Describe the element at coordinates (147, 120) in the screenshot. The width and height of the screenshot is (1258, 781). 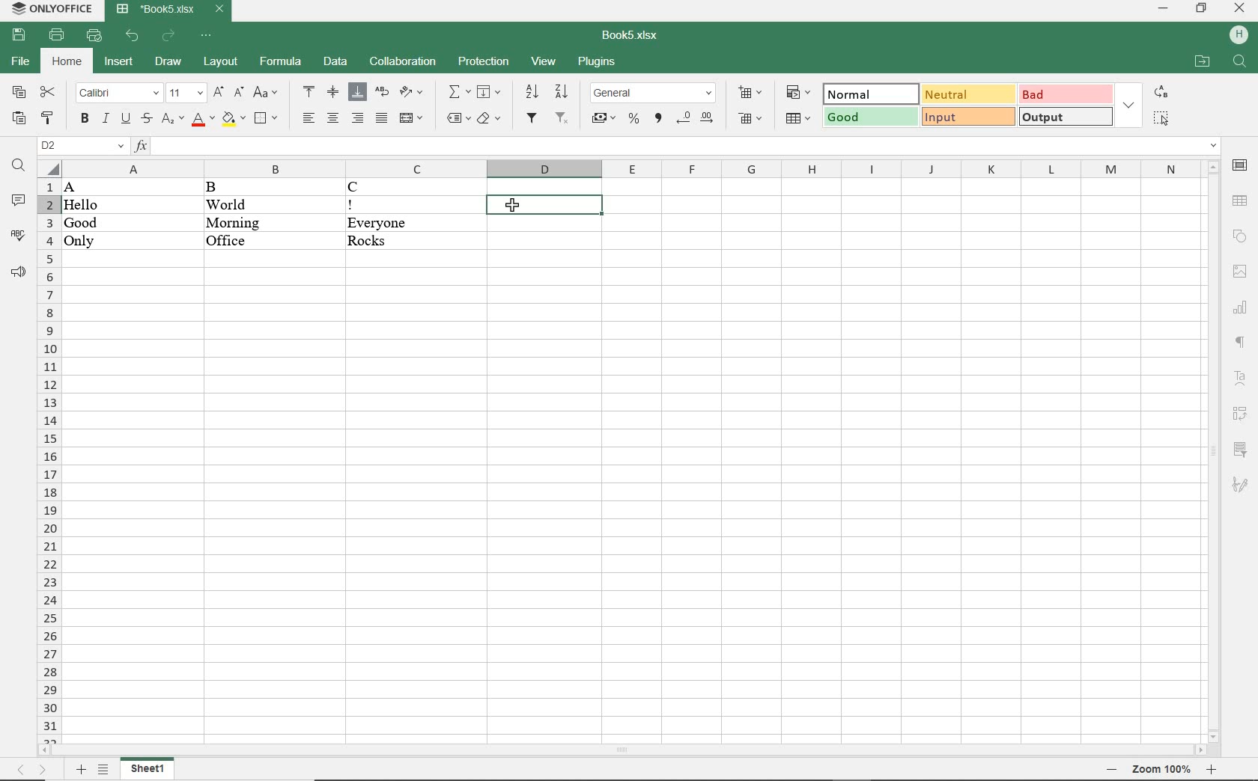
I see `STRIKETHROUGH` at that location.